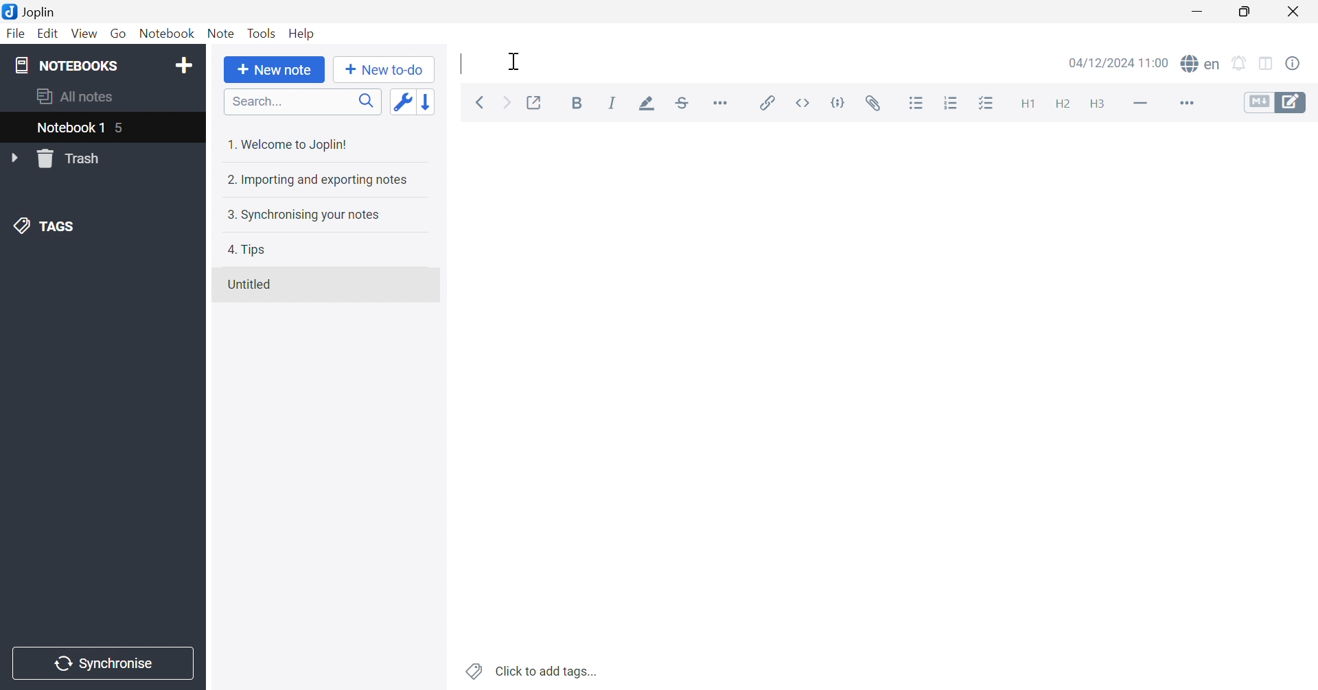  What do you see at coordinates (45, 228) in the screenshot?
I see `TAGS` at bounding box center [45, 228].